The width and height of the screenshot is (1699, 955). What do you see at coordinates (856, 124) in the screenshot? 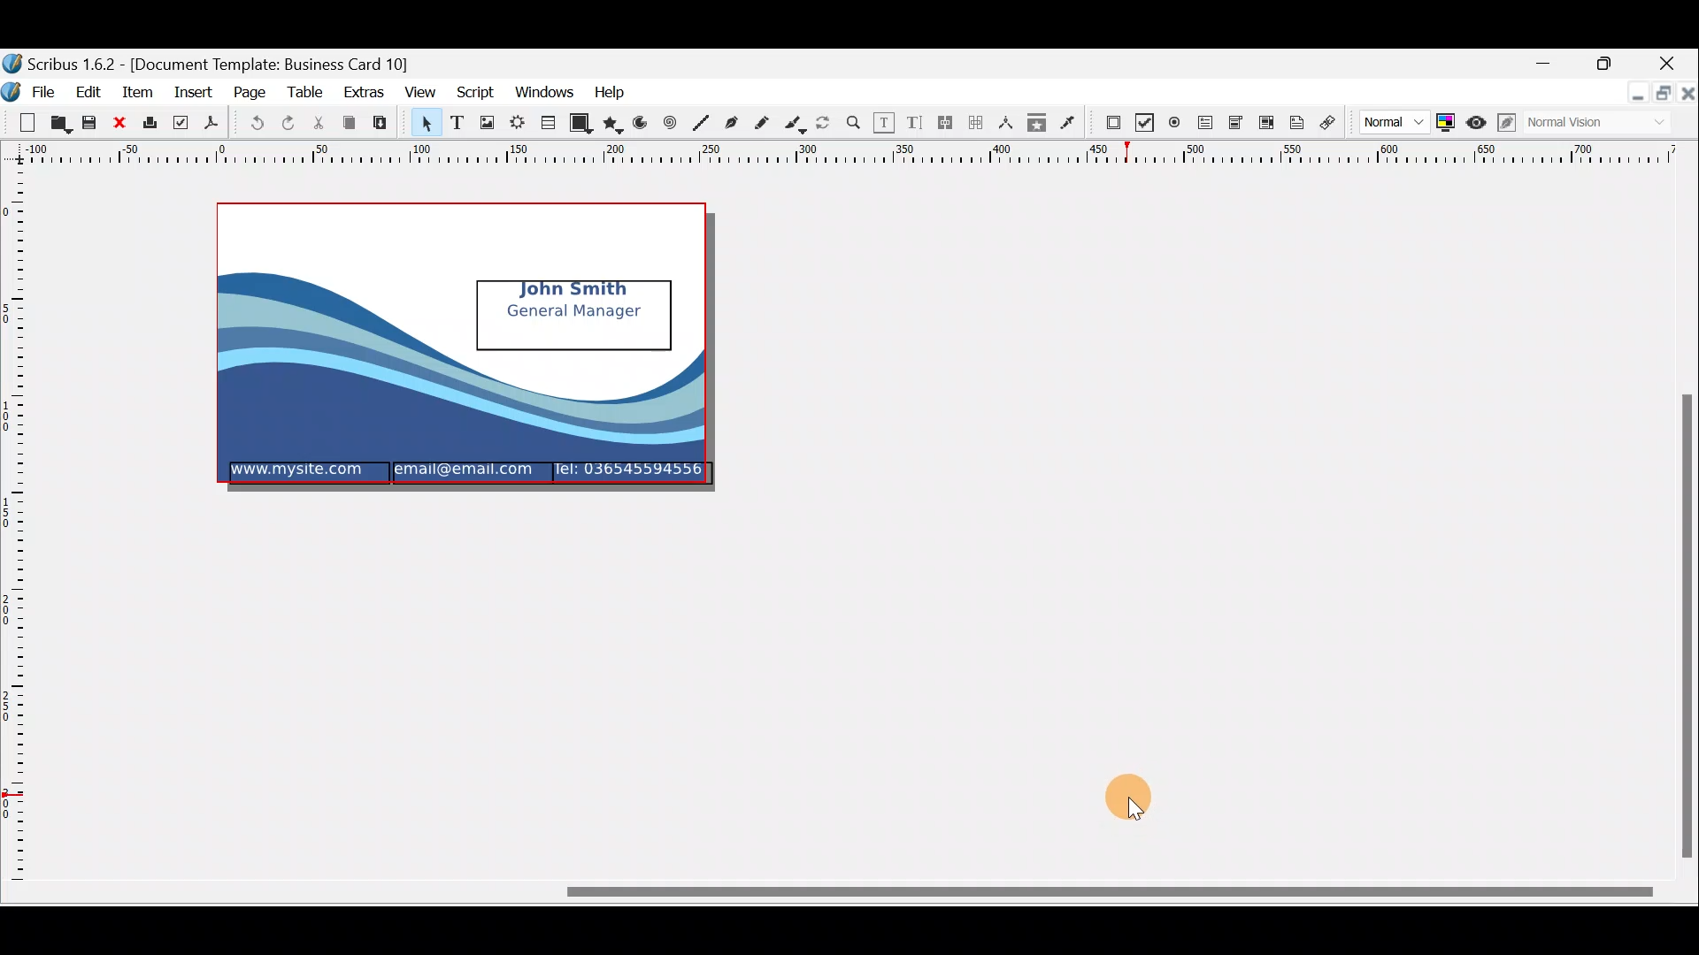
I see `Zoom in or out` at bounding box center [856, 124].